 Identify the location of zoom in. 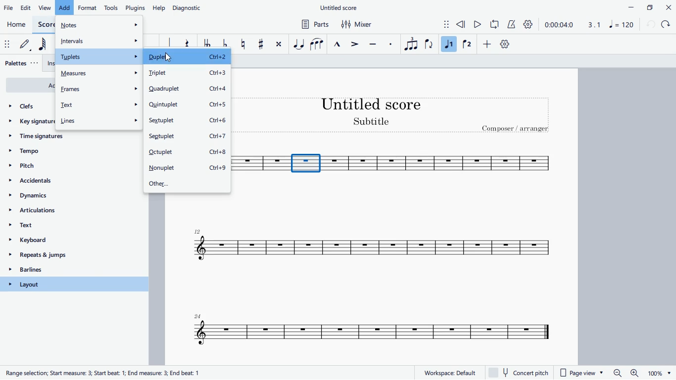
(633, 373).